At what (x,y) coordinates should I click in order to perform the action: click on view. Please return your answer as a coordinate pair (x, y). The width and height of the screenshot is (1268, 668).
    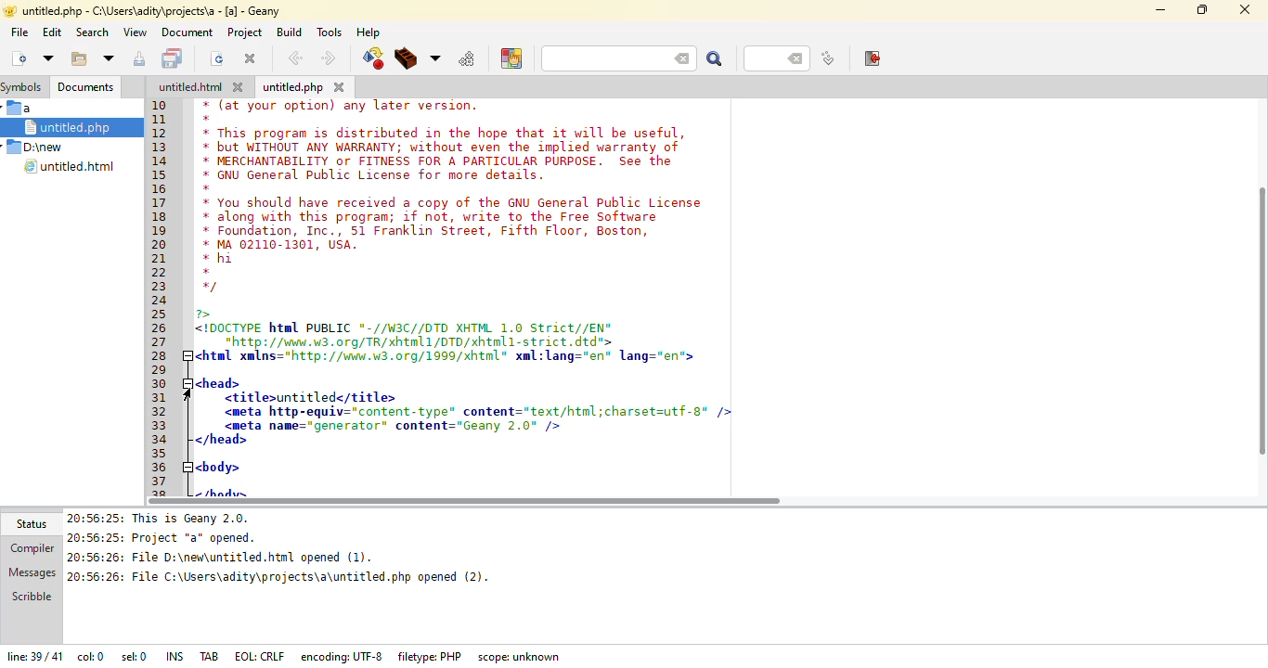
    Looking at the image, I should click on (136, 32).